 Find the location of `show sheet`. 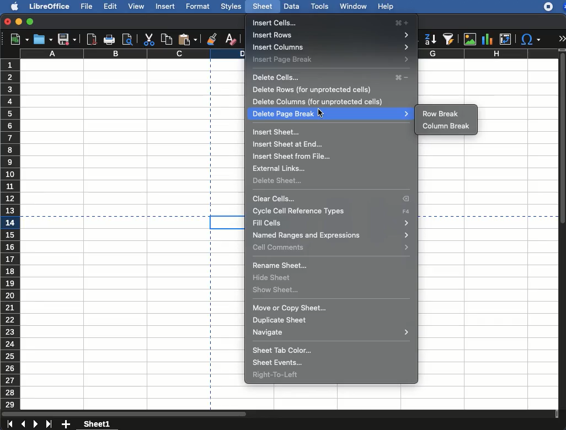

show sheet is located at coordinates (276, 290).